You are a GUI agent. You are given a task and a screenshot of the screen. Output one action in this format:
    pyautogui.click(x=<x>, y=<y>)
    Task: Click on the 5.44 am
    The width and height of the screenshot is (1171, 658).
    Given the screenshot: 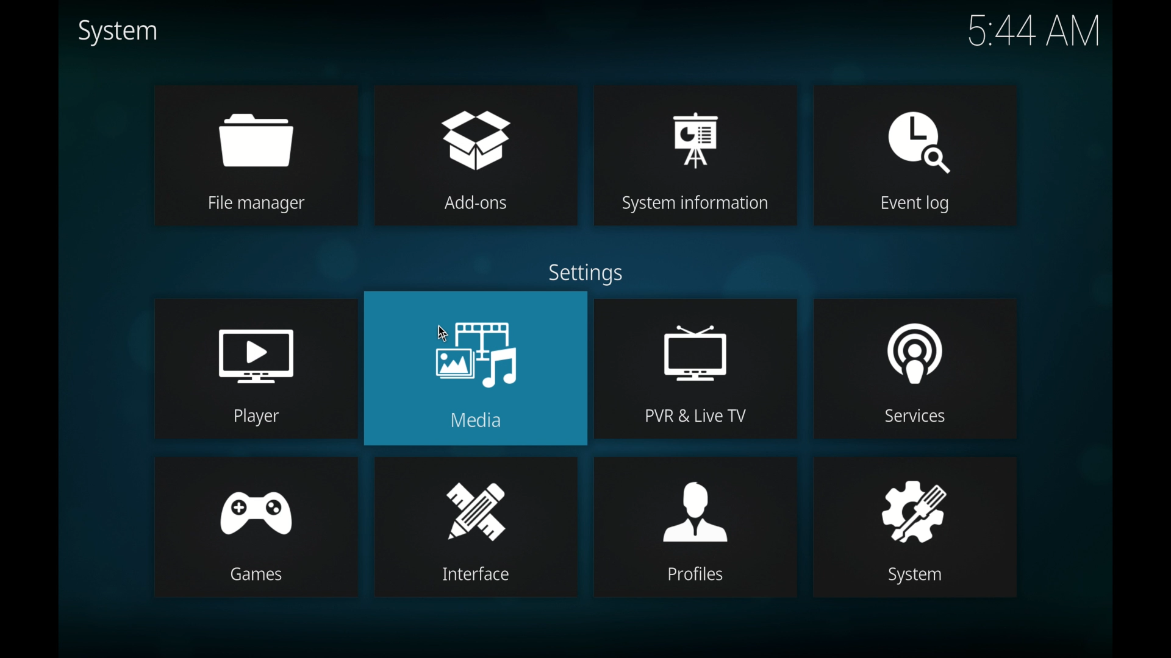 What is the action you would take?
    pyautogui.click(x=1036, y=32)
    